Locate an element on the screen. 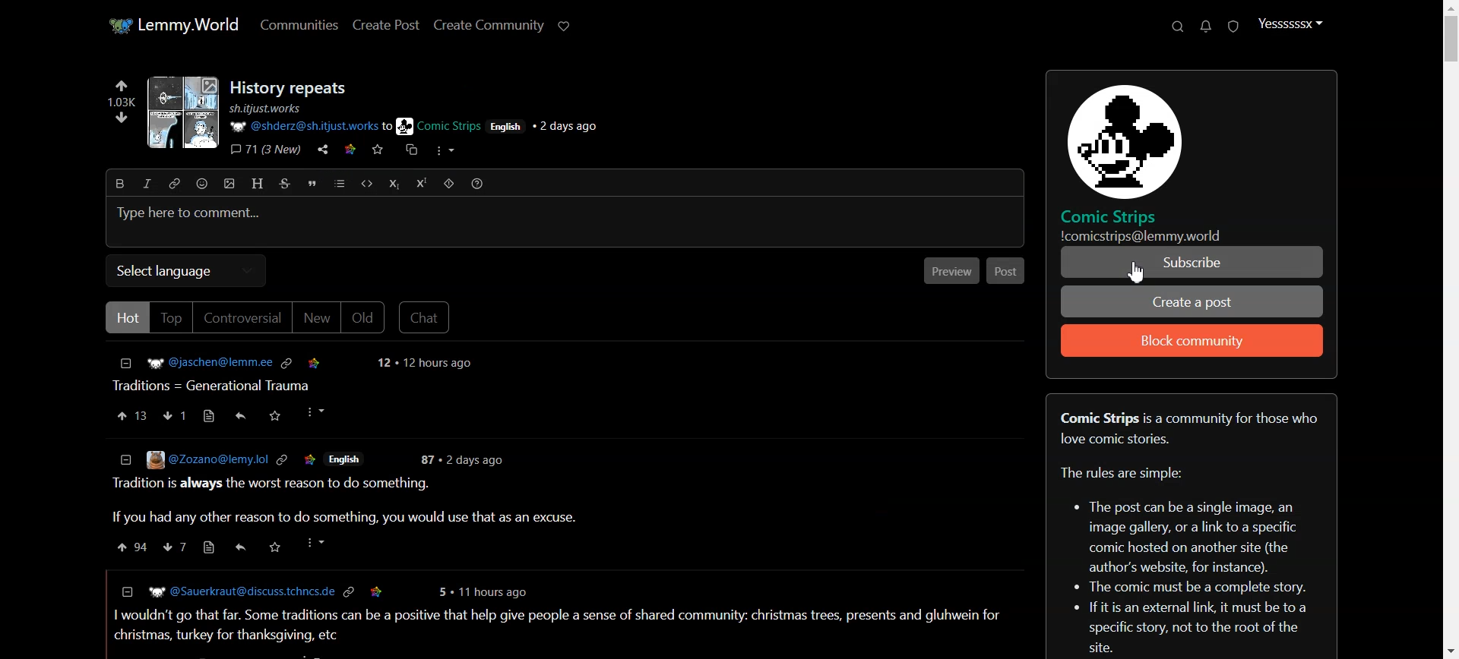 The image size is (1459, 659). Strike through is located at coordinates (285, 183).